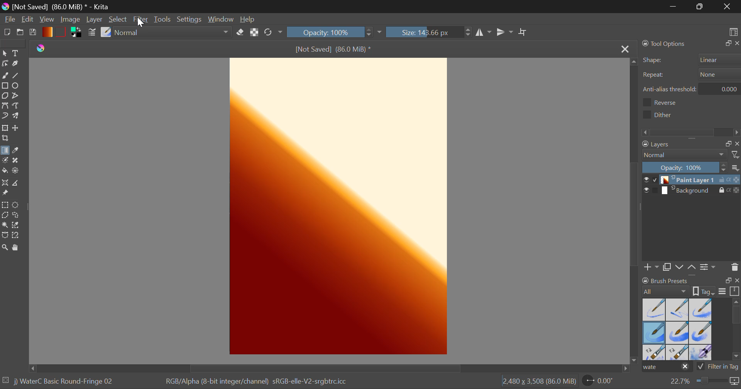 Image resolution: width=741 pixels, height=389 pixels. Describe the element at coordinates (722, 88) in the screenshot. I see `anti-alias threshold ` at that location.